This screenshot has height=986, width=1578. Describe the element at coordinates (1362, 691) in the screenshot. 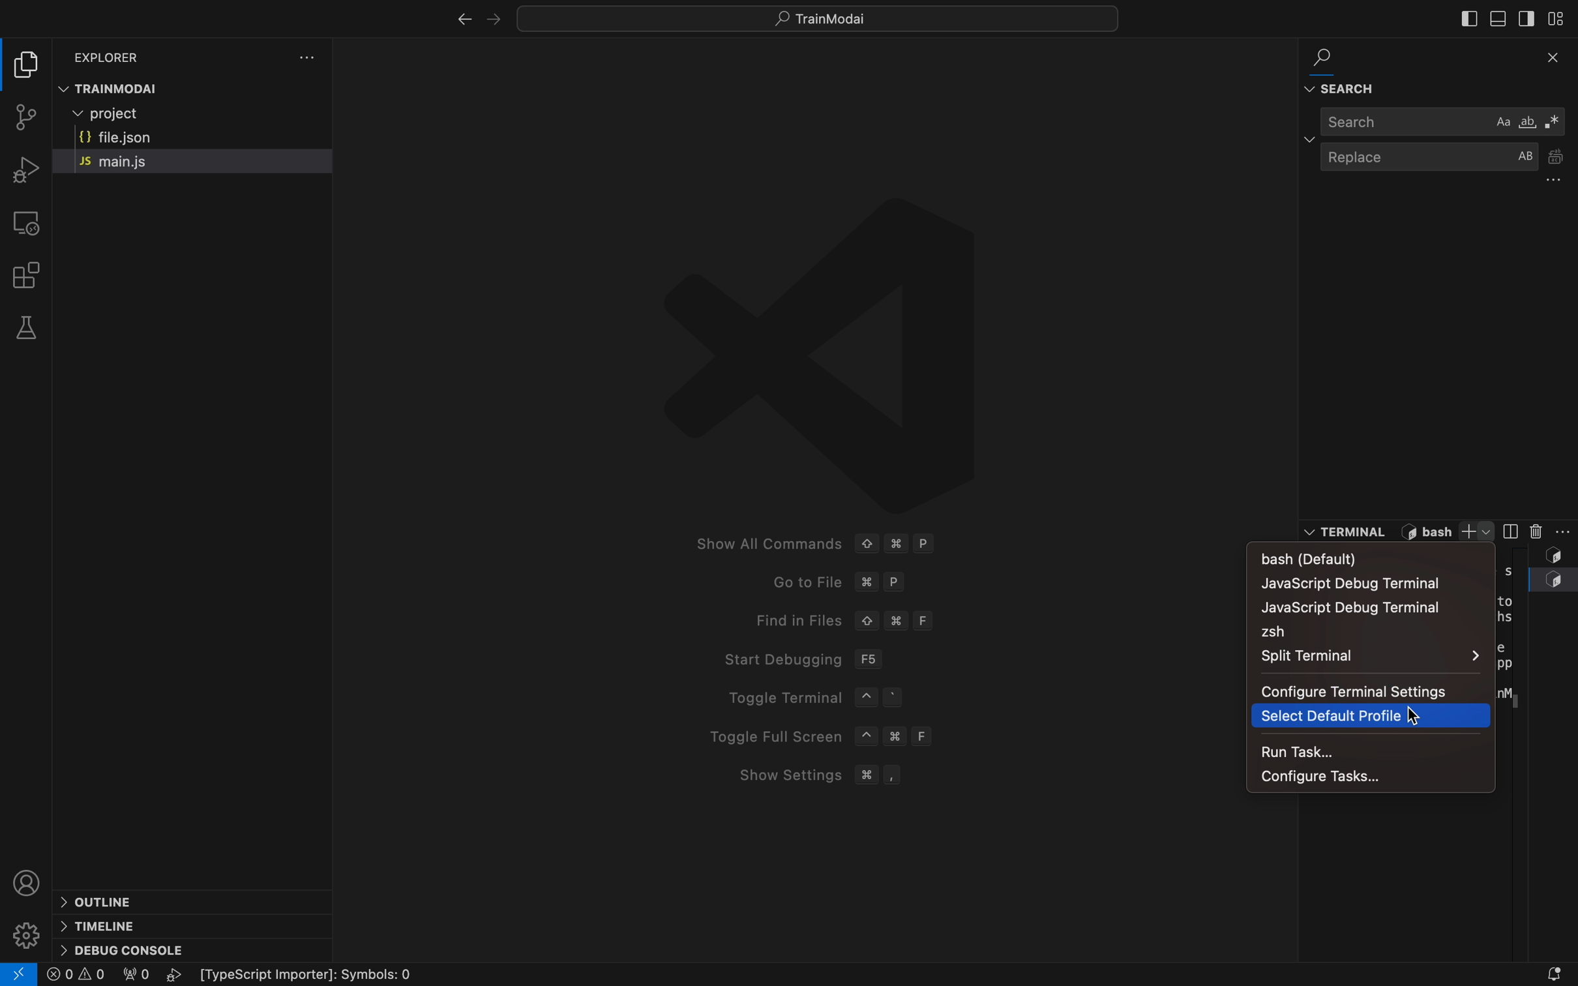

I see `` at that location.